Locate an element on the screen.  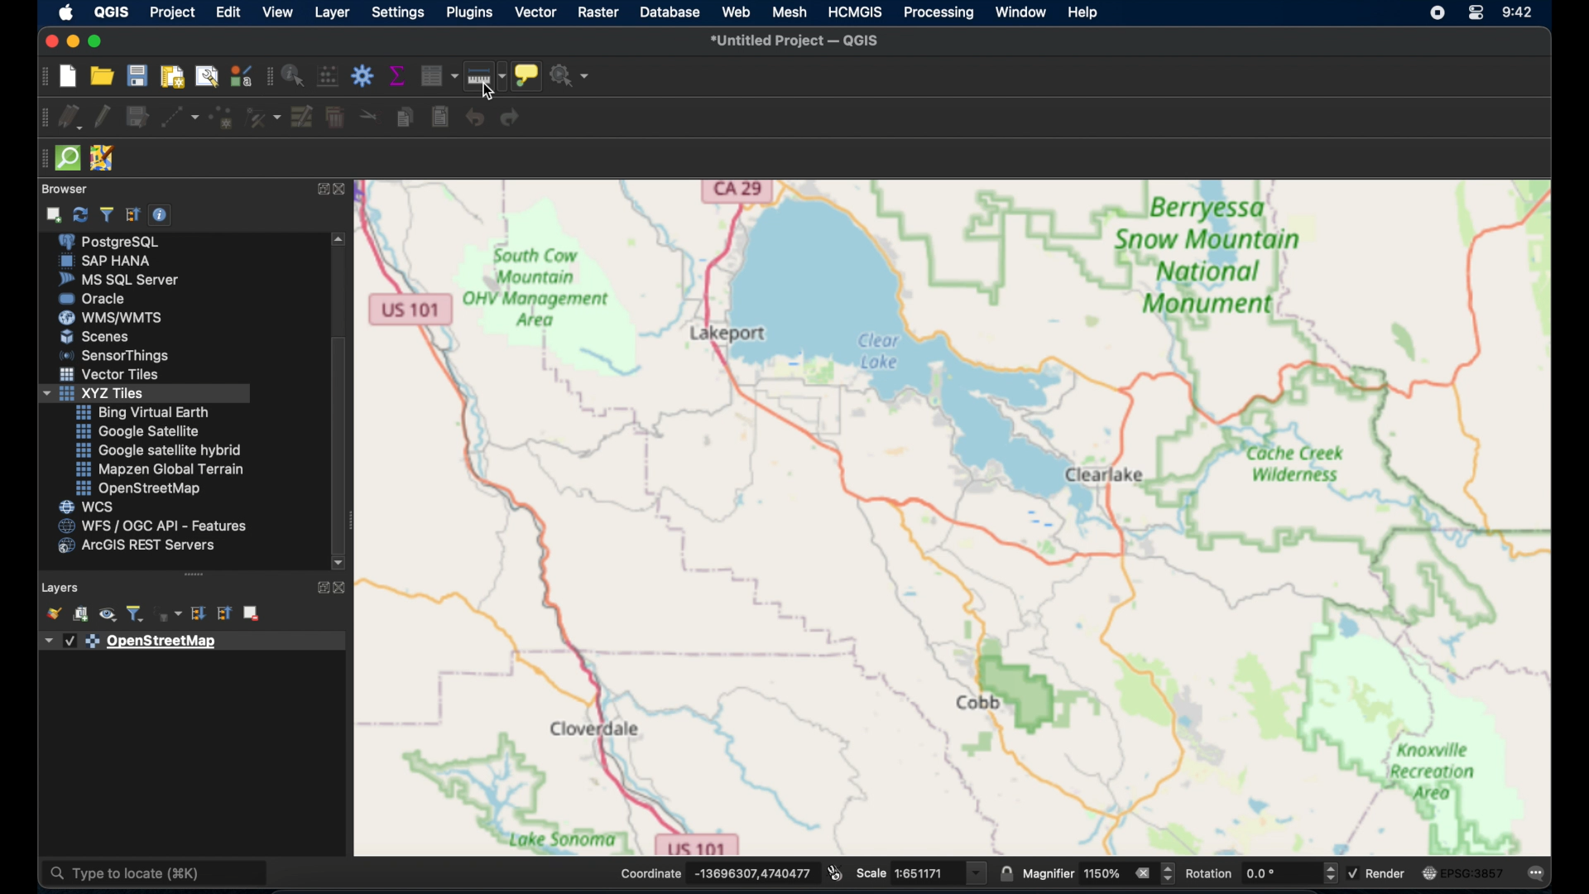
settings is located at coordinates (400, 12).